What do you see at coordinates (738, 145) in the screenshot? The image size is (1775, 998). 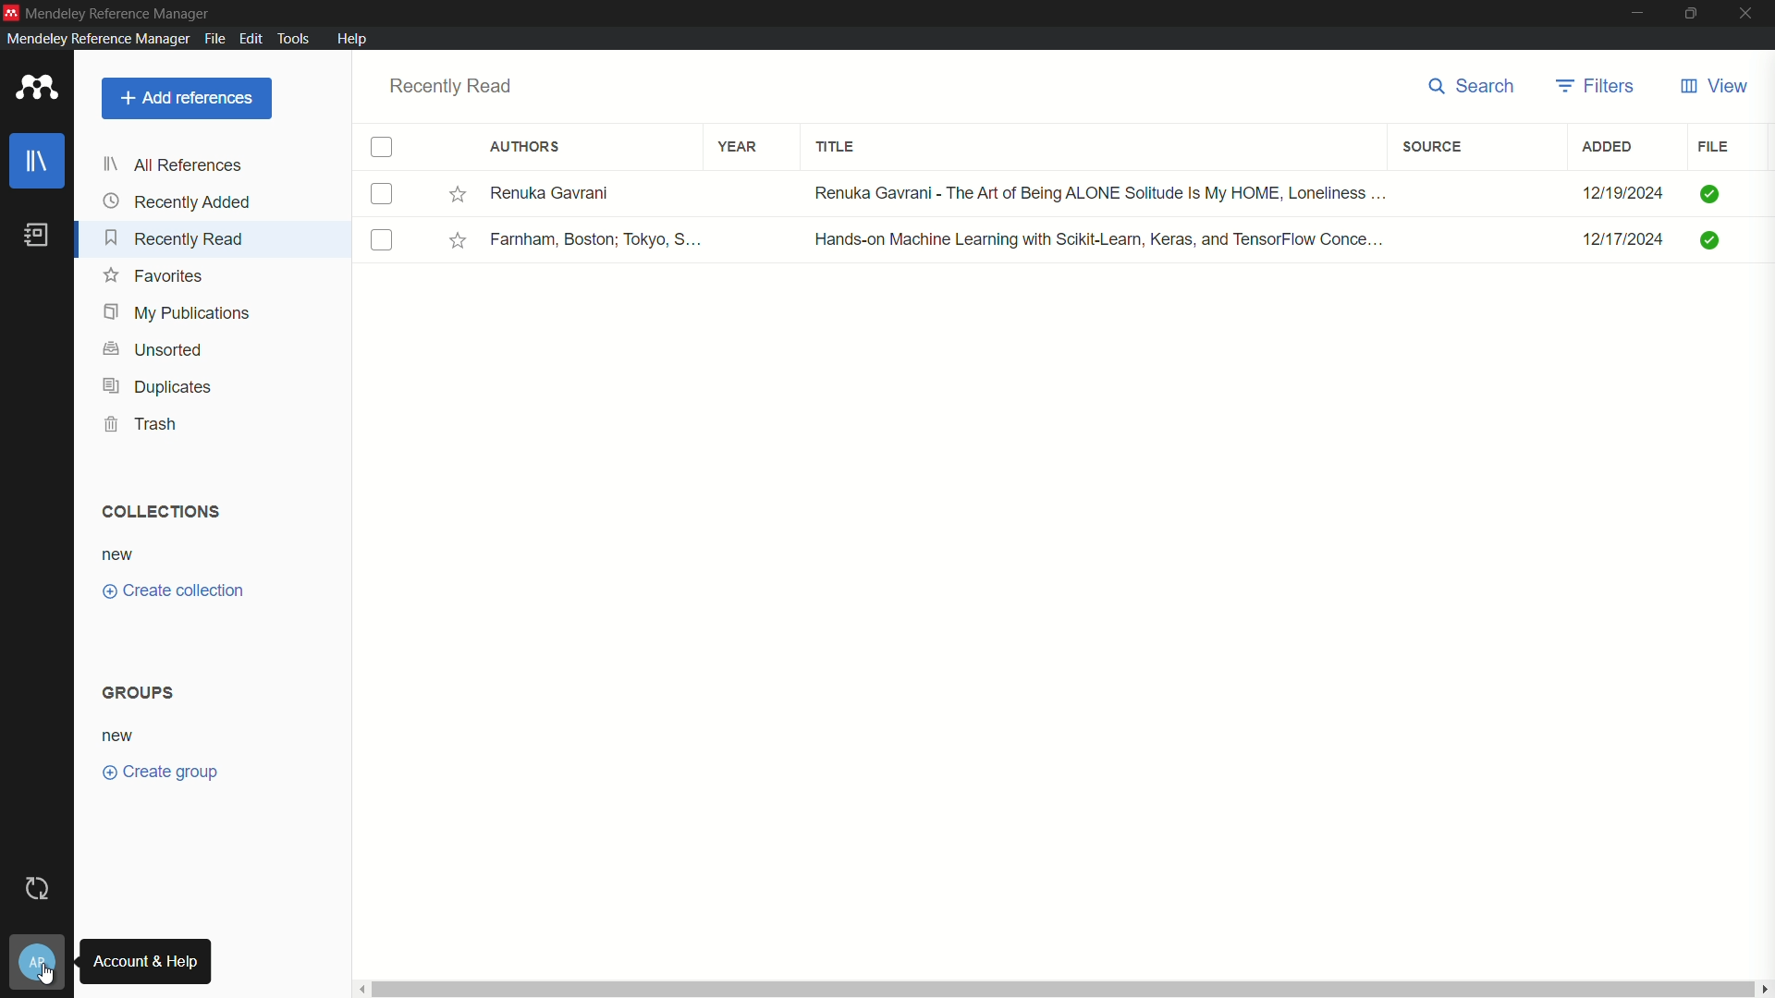 I see `year` at bounding box center [738, 145].